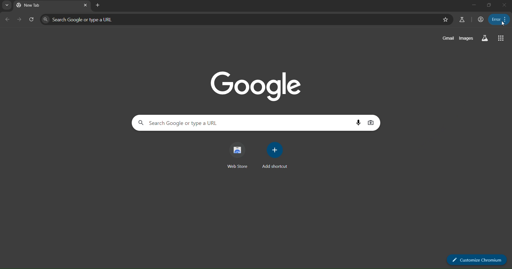  What do you see at coordinates (504, 5) in the screenshot?
I see `close` at bounding box center [504, 5].